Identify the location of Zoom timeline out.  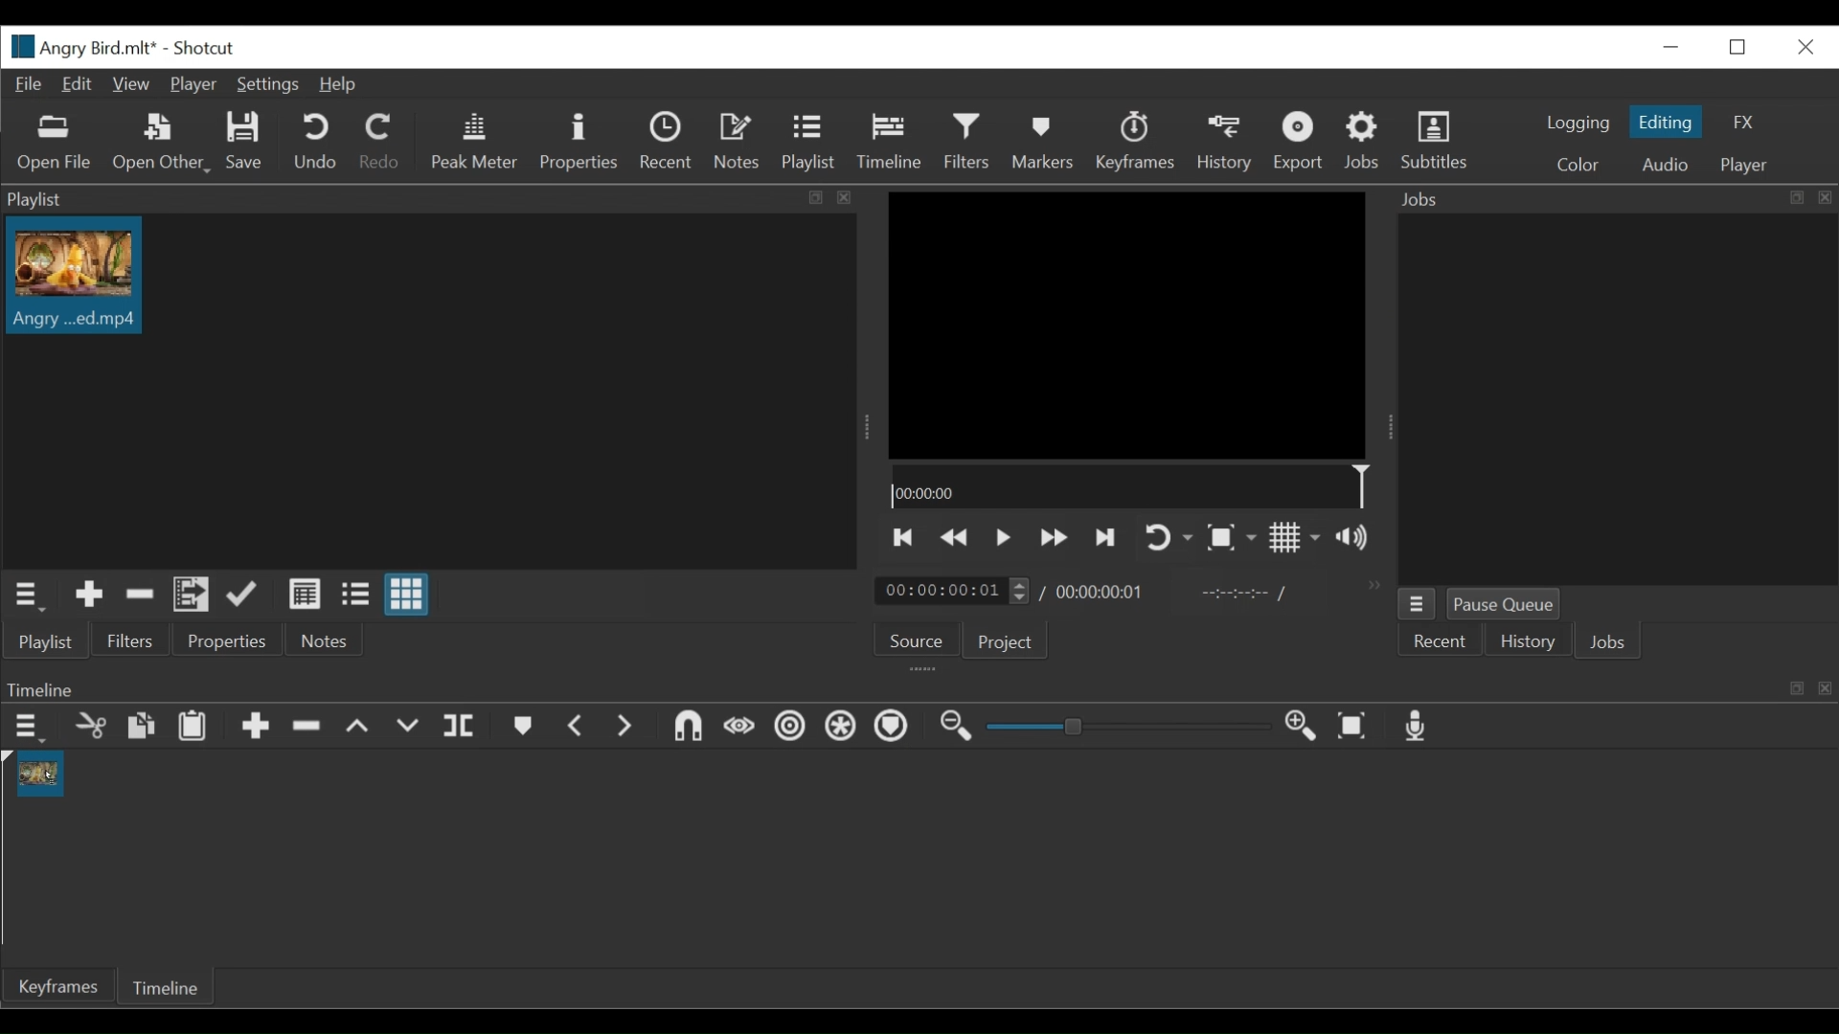
(957, 728).